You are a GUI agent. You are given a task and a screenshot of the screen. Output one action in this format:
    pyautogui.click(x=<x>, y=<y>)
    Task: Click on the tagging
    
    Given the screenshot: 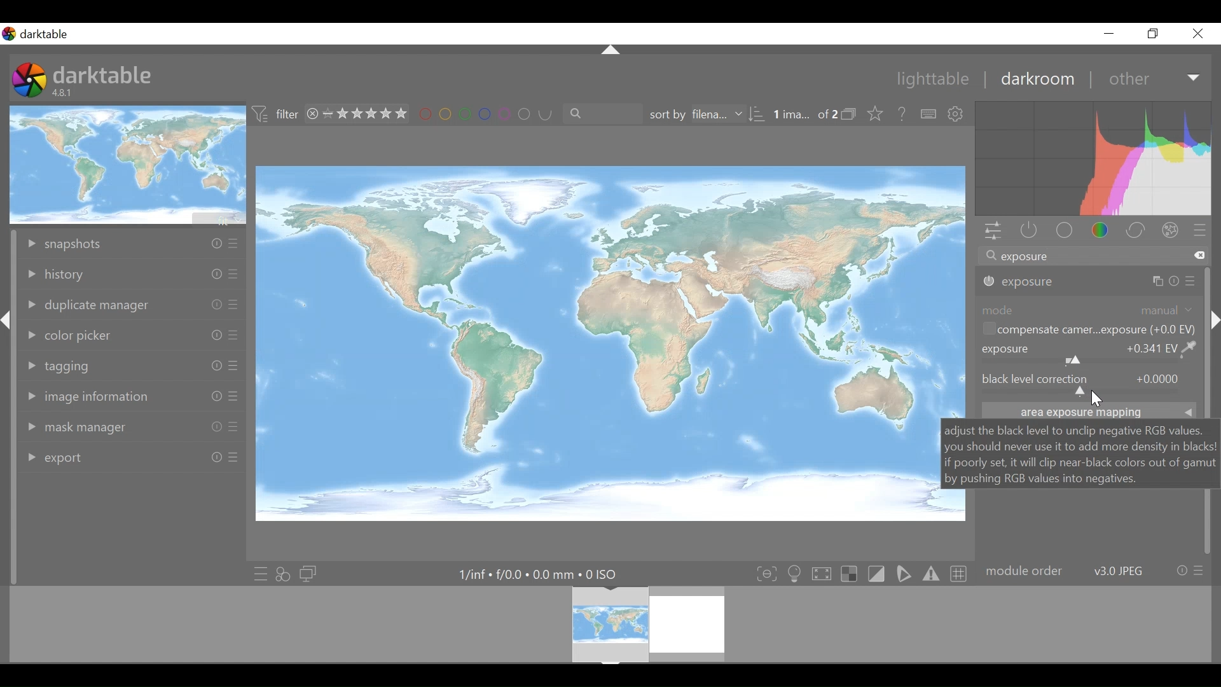 What is the action you would take?
    pyautogui.click(x=132, y=365)
    